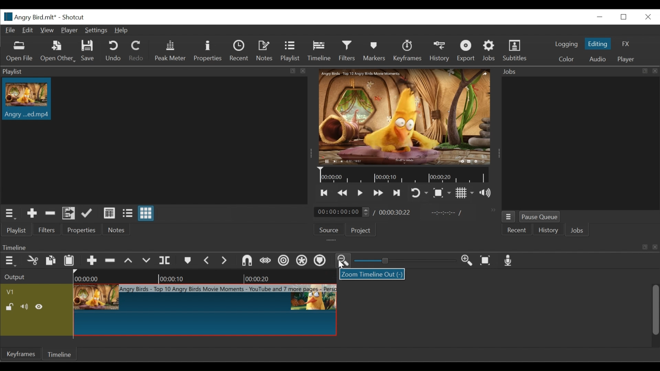 The width and height of the screenshot is (660, 371). What do you see at coordinates (403, 116) in the screenshot?
I see `Media Viewer` at bounding box center [403, 116].